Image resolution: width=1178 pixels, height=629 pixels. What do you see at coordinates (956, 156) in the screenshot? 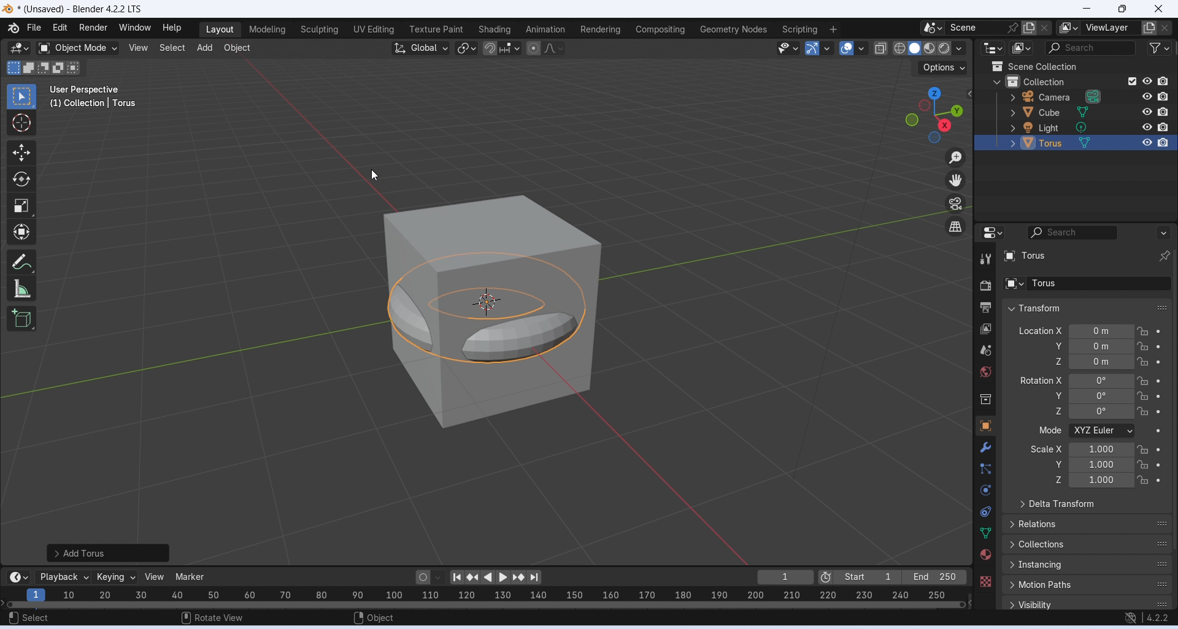
I see `Zoom in/out` at bounding box center [956, 156].